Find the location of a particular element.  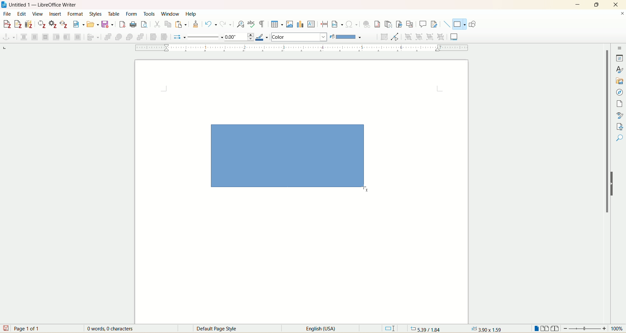

cut is located at coordinates (157, 25).